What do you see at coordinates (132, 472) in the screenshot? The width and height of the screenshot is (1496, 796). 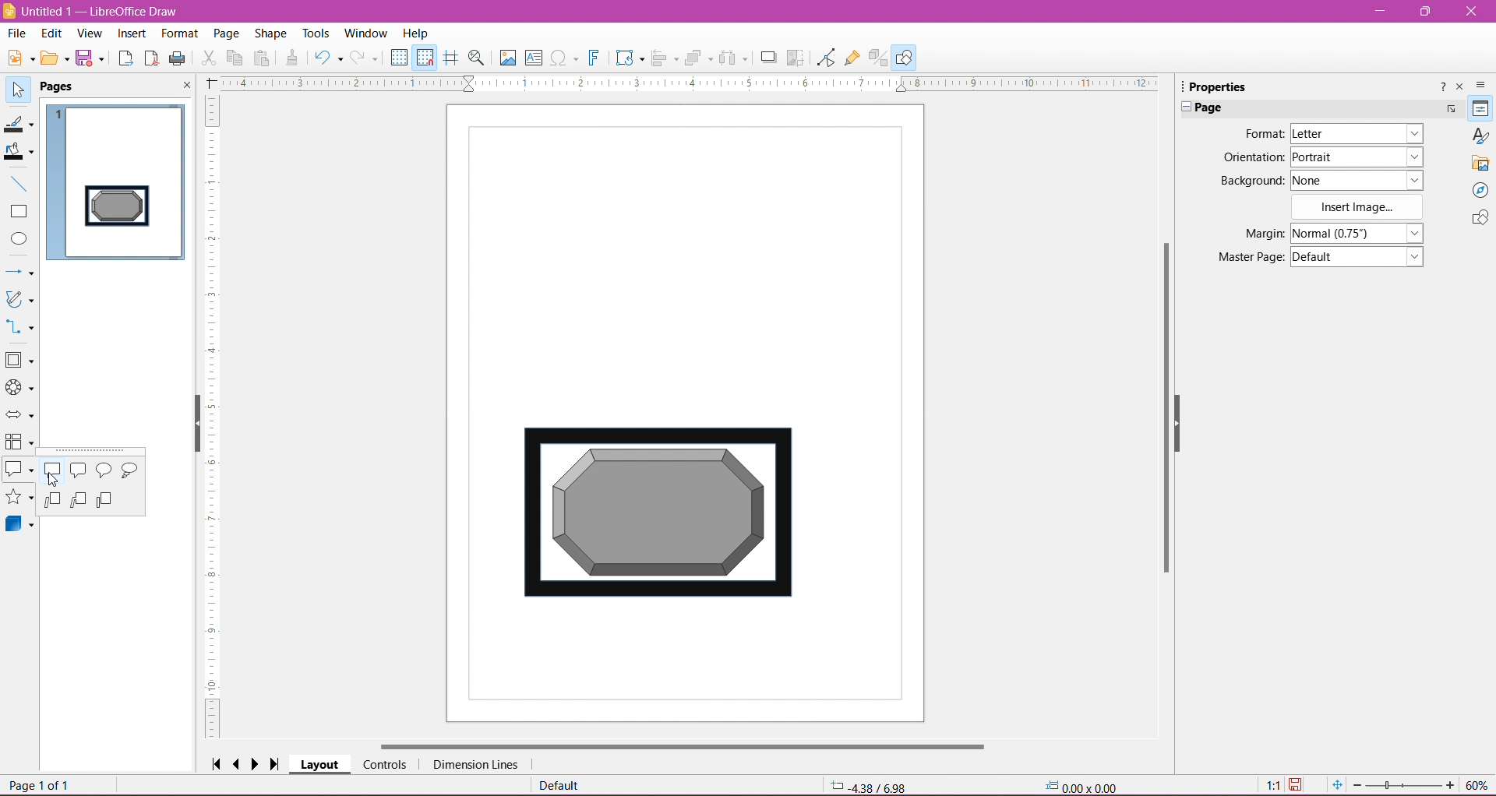 I see `Cloud` at bounding box center [132, 472].